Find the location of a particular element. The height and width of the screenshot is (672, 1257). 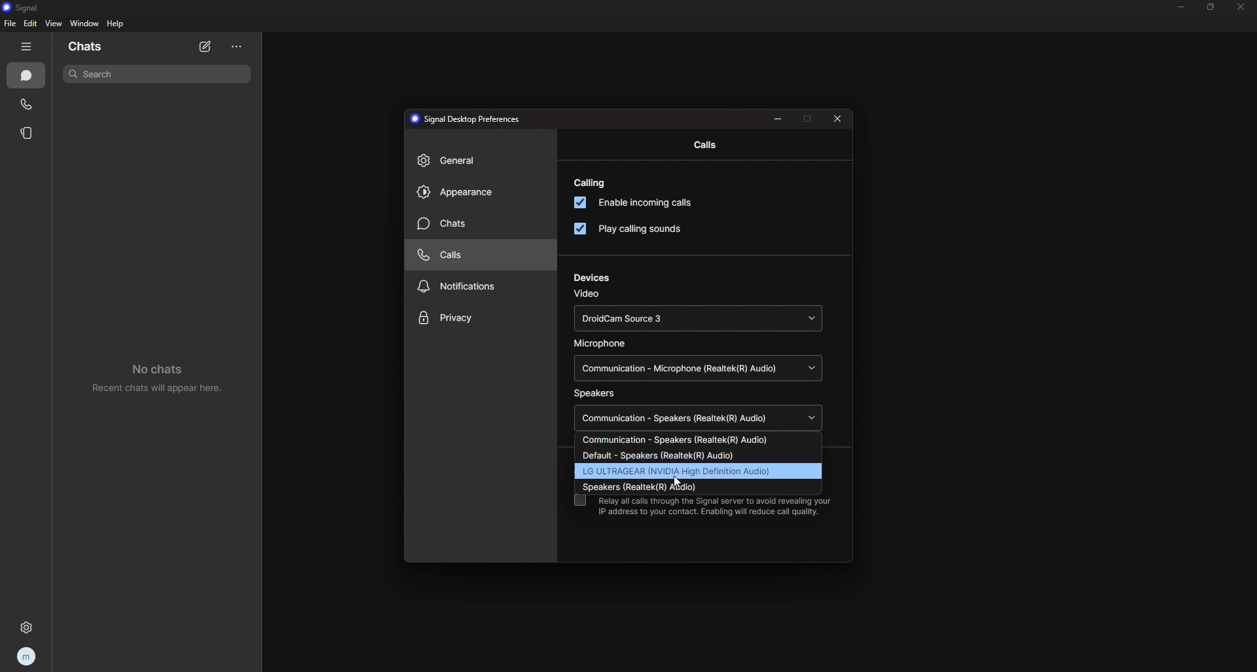

file is located at coordinates (10, 24).